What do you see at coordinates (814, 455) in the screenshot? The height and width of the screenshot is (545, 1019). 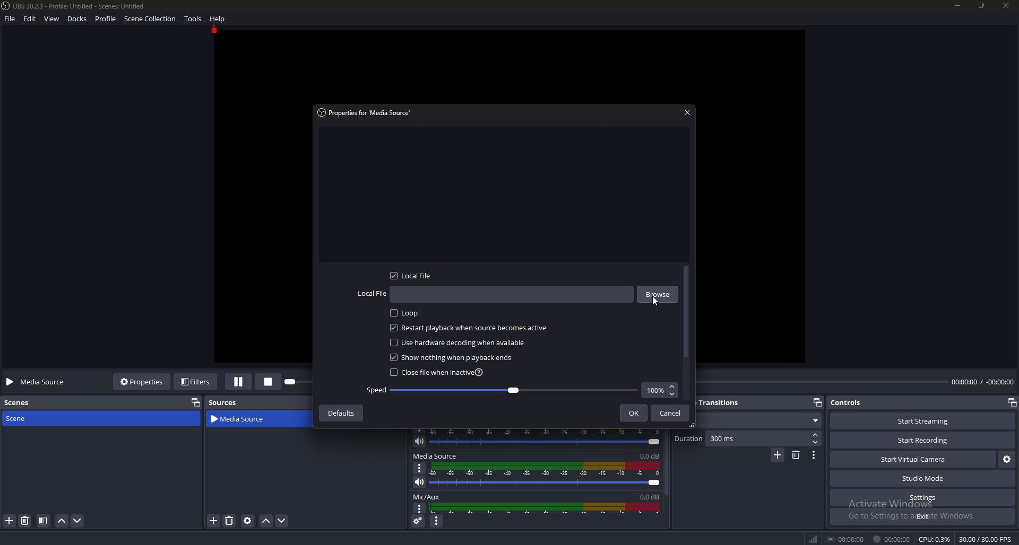 I see `Transition properties` at bounding box center [814, 455].